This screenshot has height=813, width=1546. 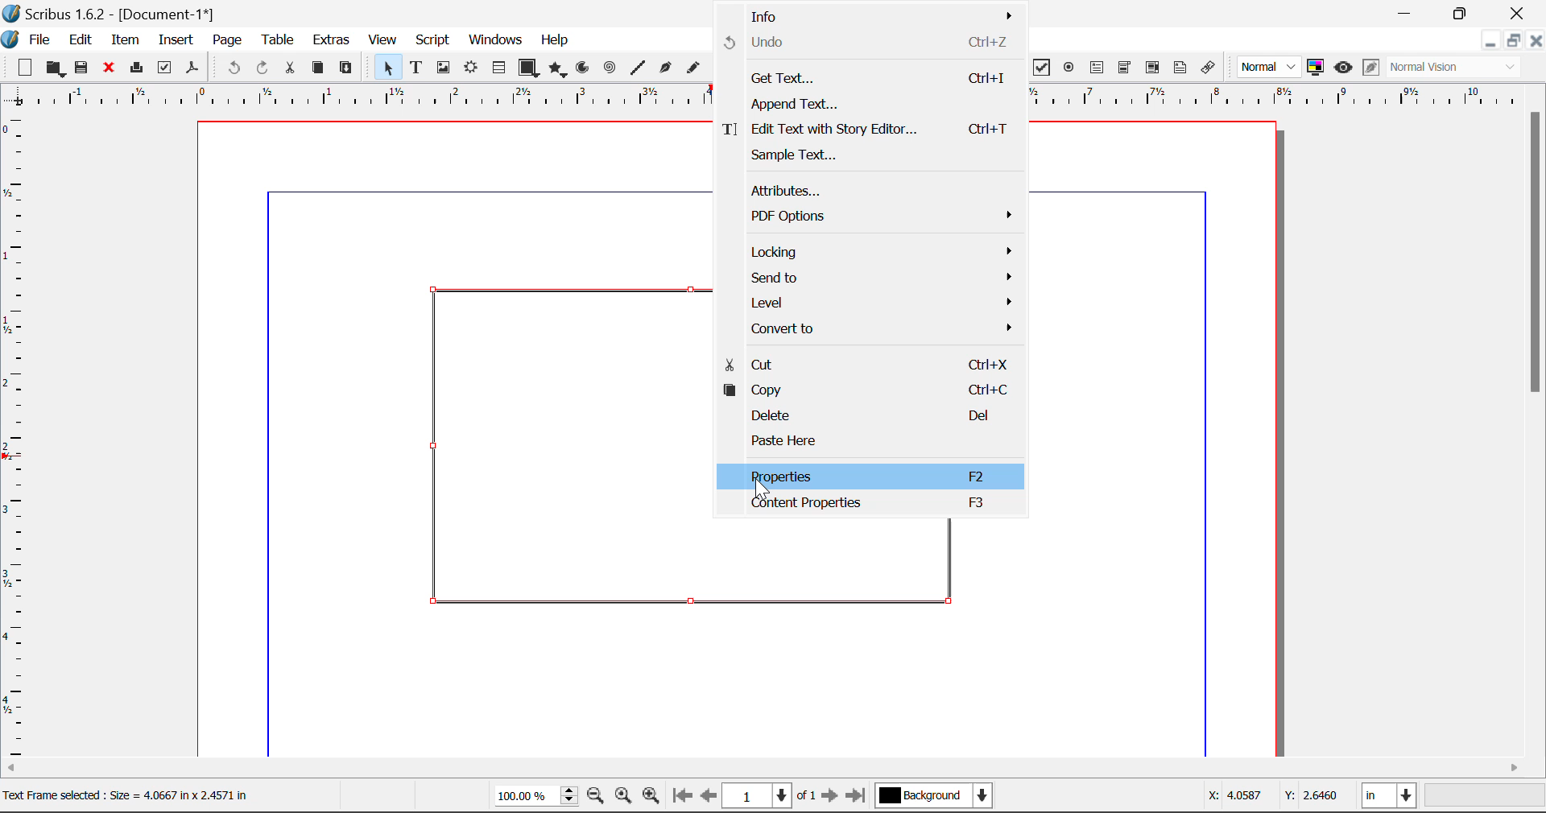 I want to click on Background, so click(x=934, y=797).